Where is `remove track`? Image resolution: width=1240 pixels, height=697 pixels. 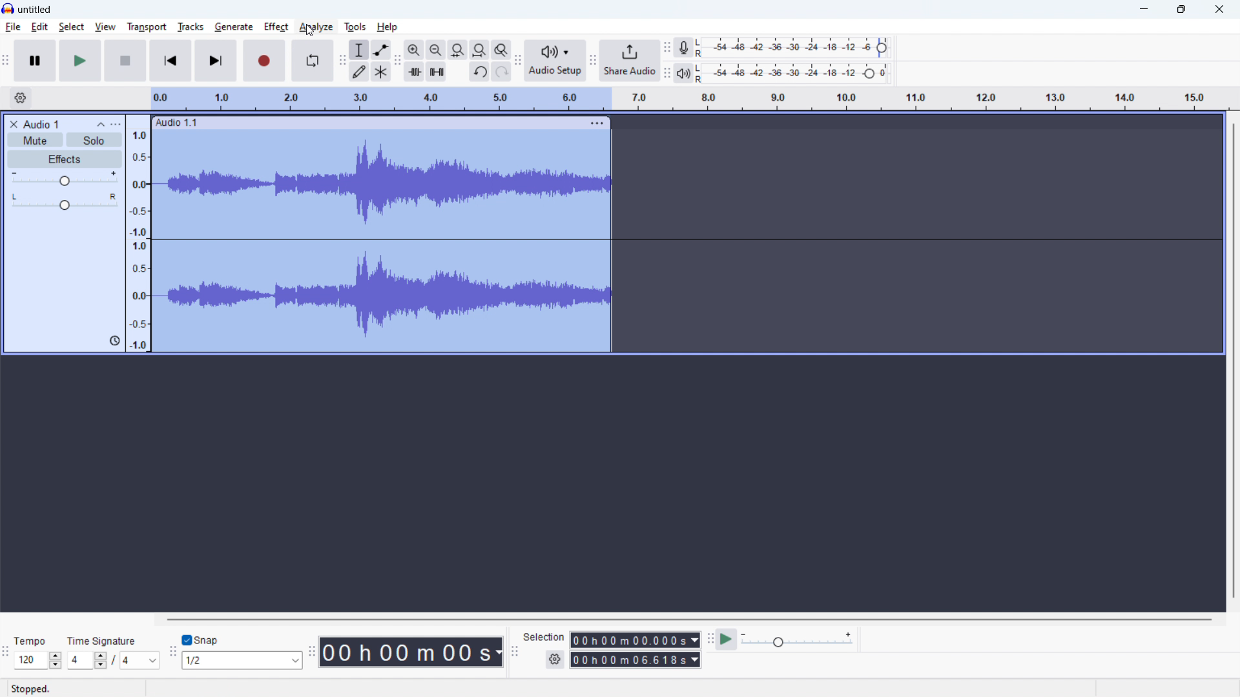
remove track is located at coordinates (13, 125).